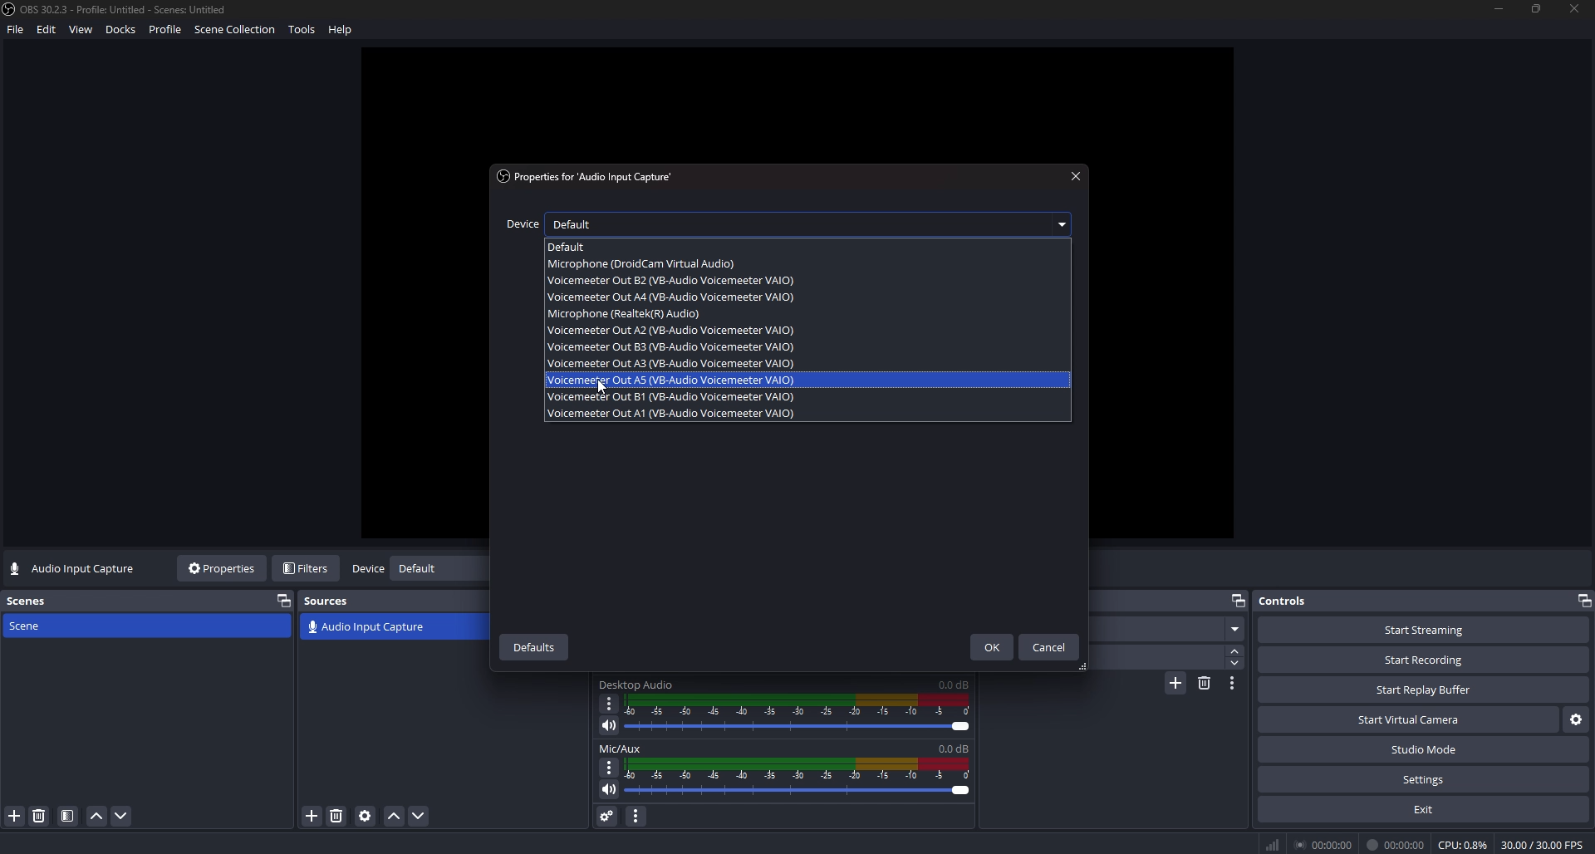  Describe the element at coordinates (117, 9) in the screenshot. I see `file name` at that location.